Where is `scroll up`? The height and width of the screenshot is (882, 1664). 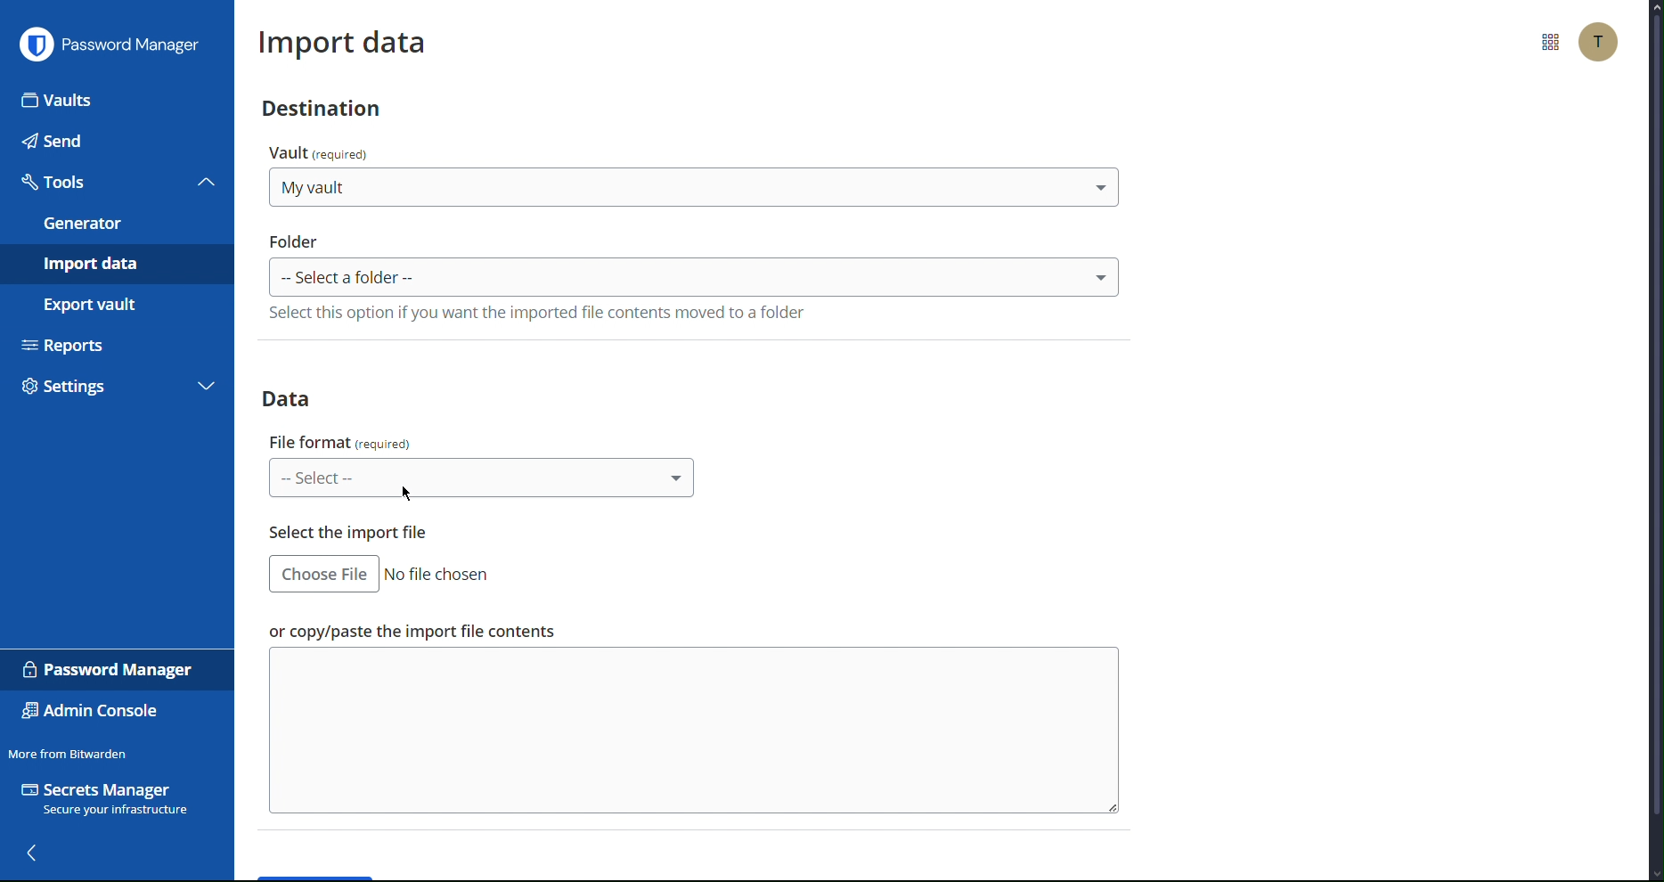
scroll up is located at coordinates (1653, 6).